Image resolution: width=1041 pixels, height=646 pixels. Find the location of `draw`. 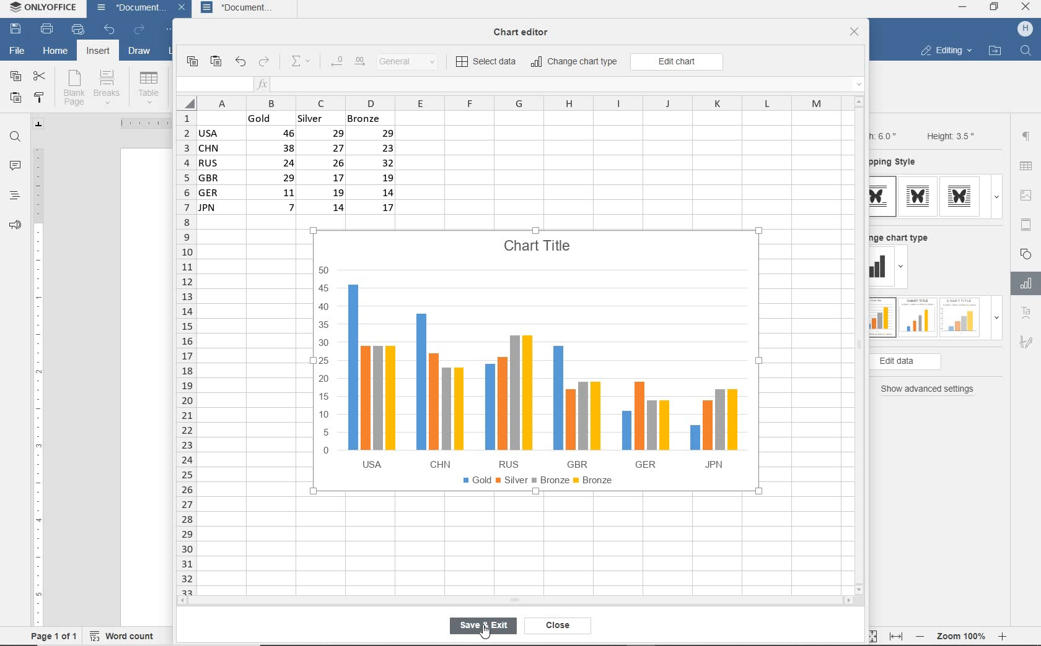

draw is located at coordinates (140, 53).